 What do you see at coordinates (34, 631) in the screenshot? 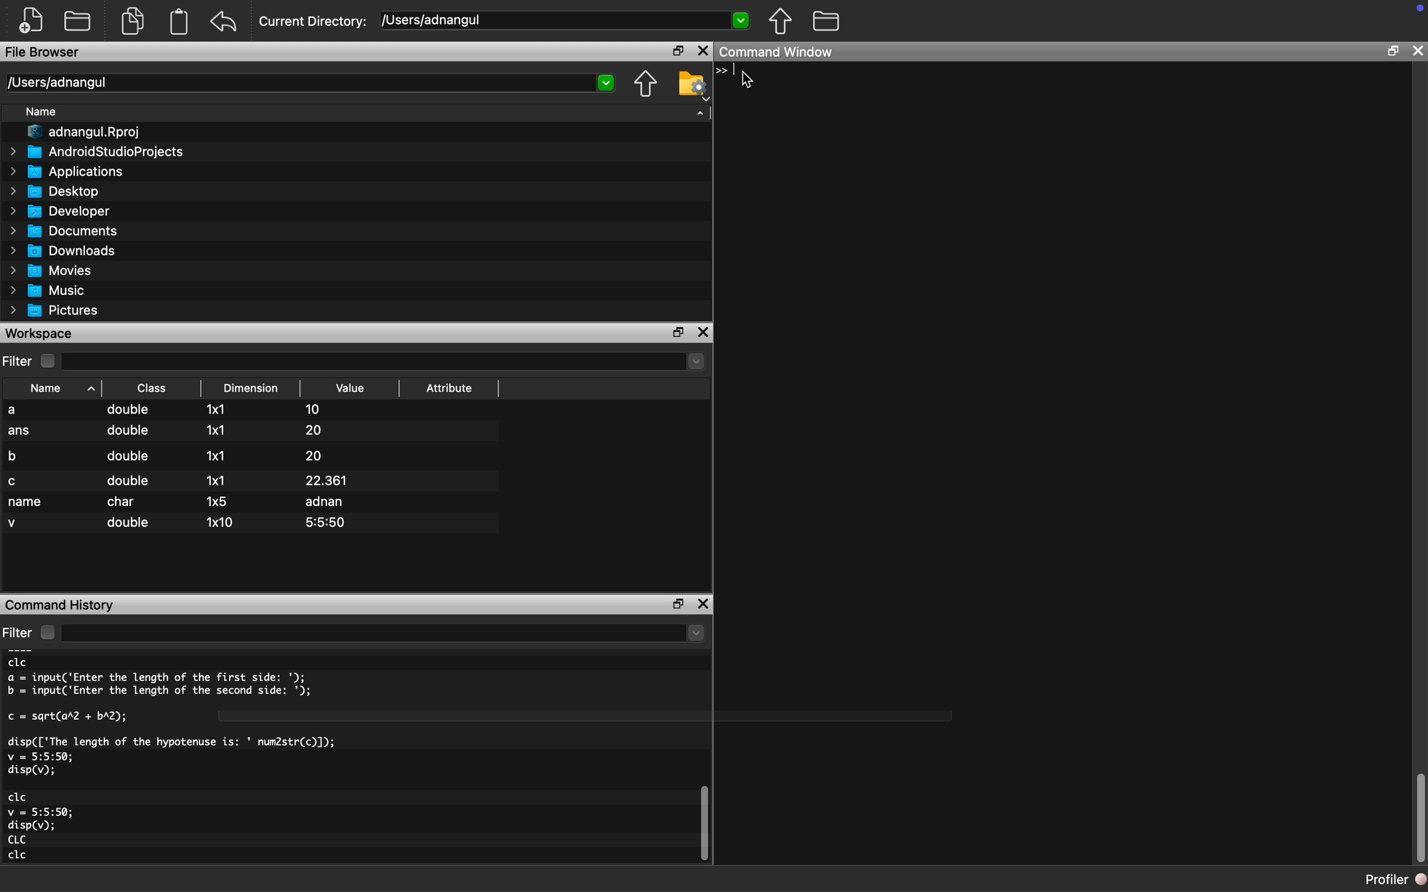
I see `Filter` at bounding box center [34, 631].